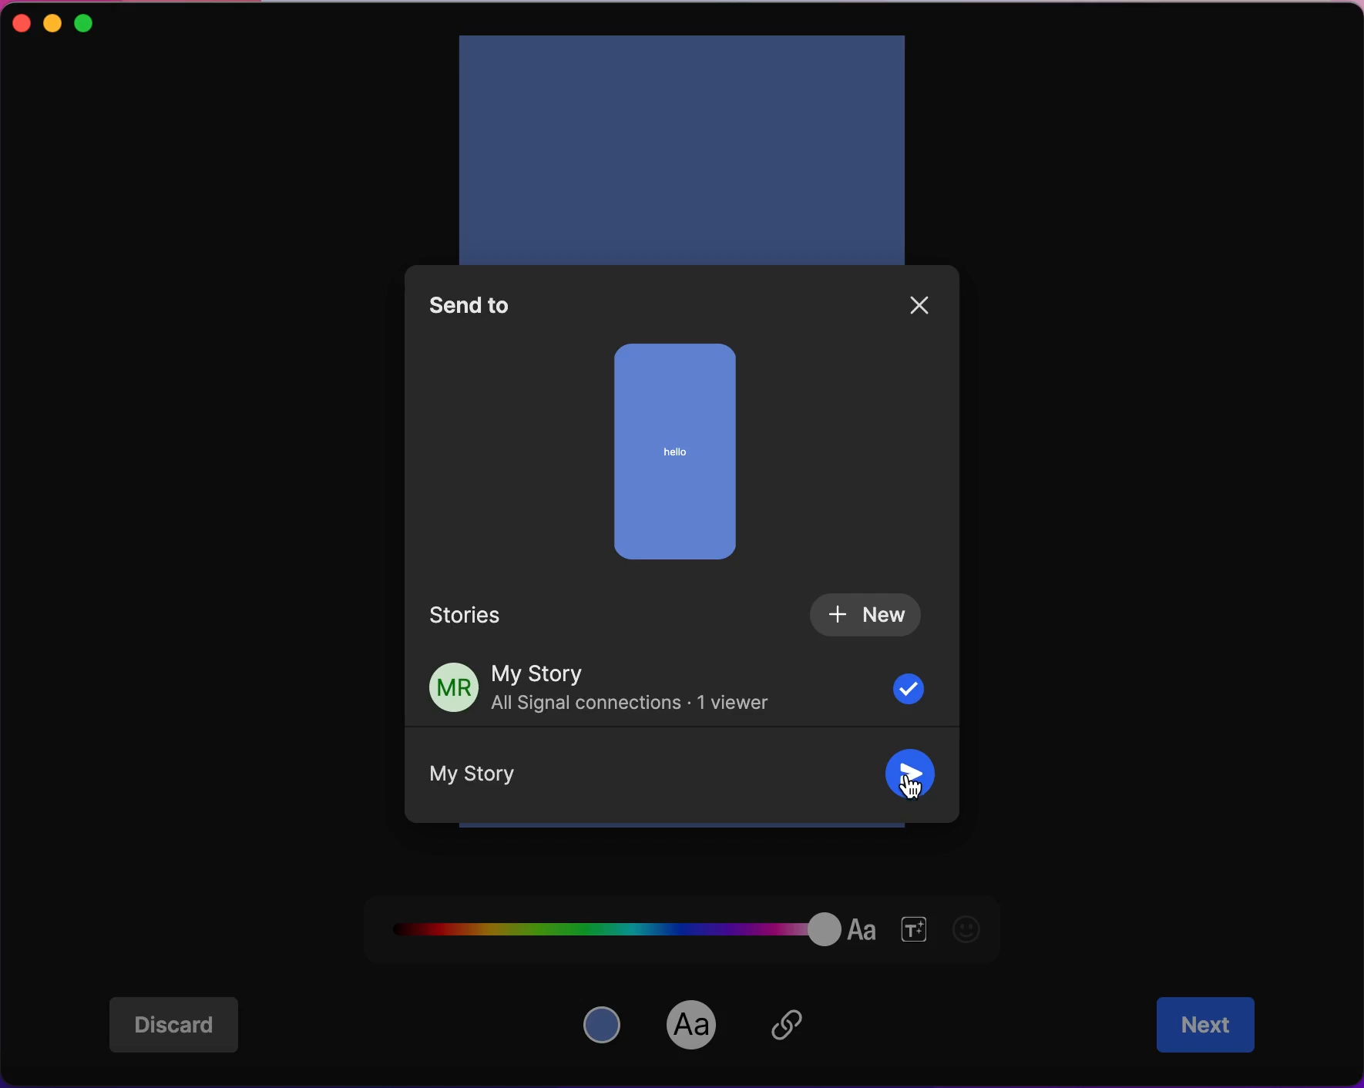  Describe the element at coordinates (451, 690) in the screenshot. I see `profile picture` at that location.